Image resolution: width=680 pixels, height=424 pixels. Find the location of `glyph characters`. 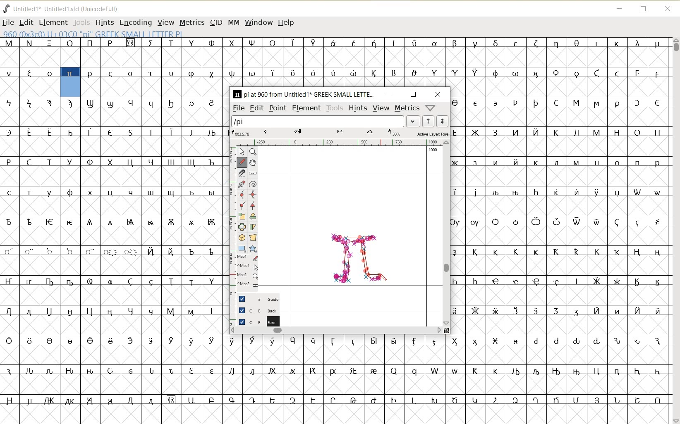

glyph characters is located at coordinates (447, 61).